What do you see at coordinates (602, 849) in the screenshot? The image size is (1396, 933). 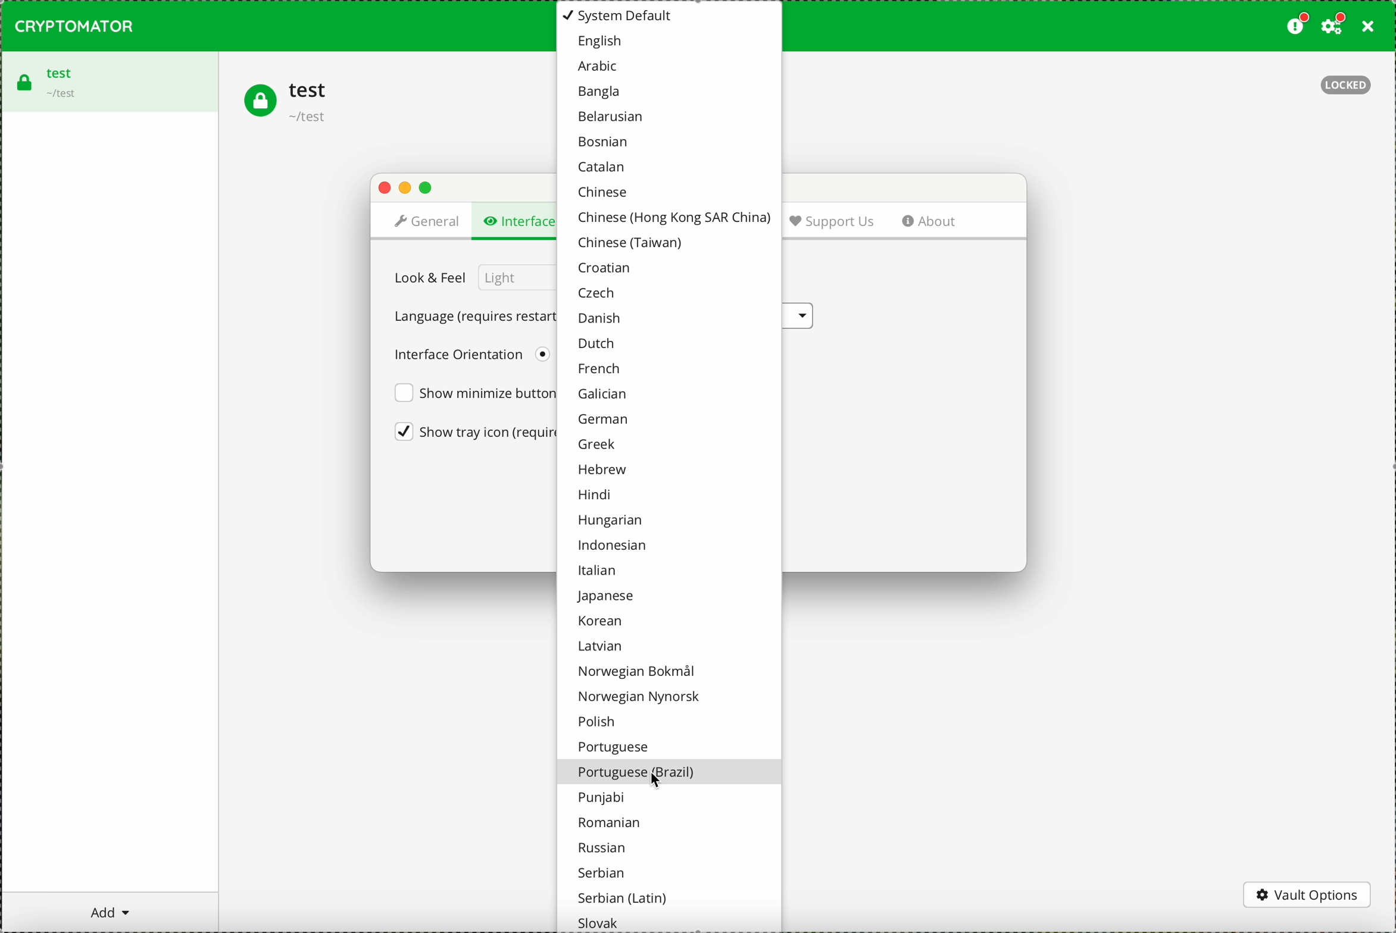 I see `russian` at bounding box center [602, 849].